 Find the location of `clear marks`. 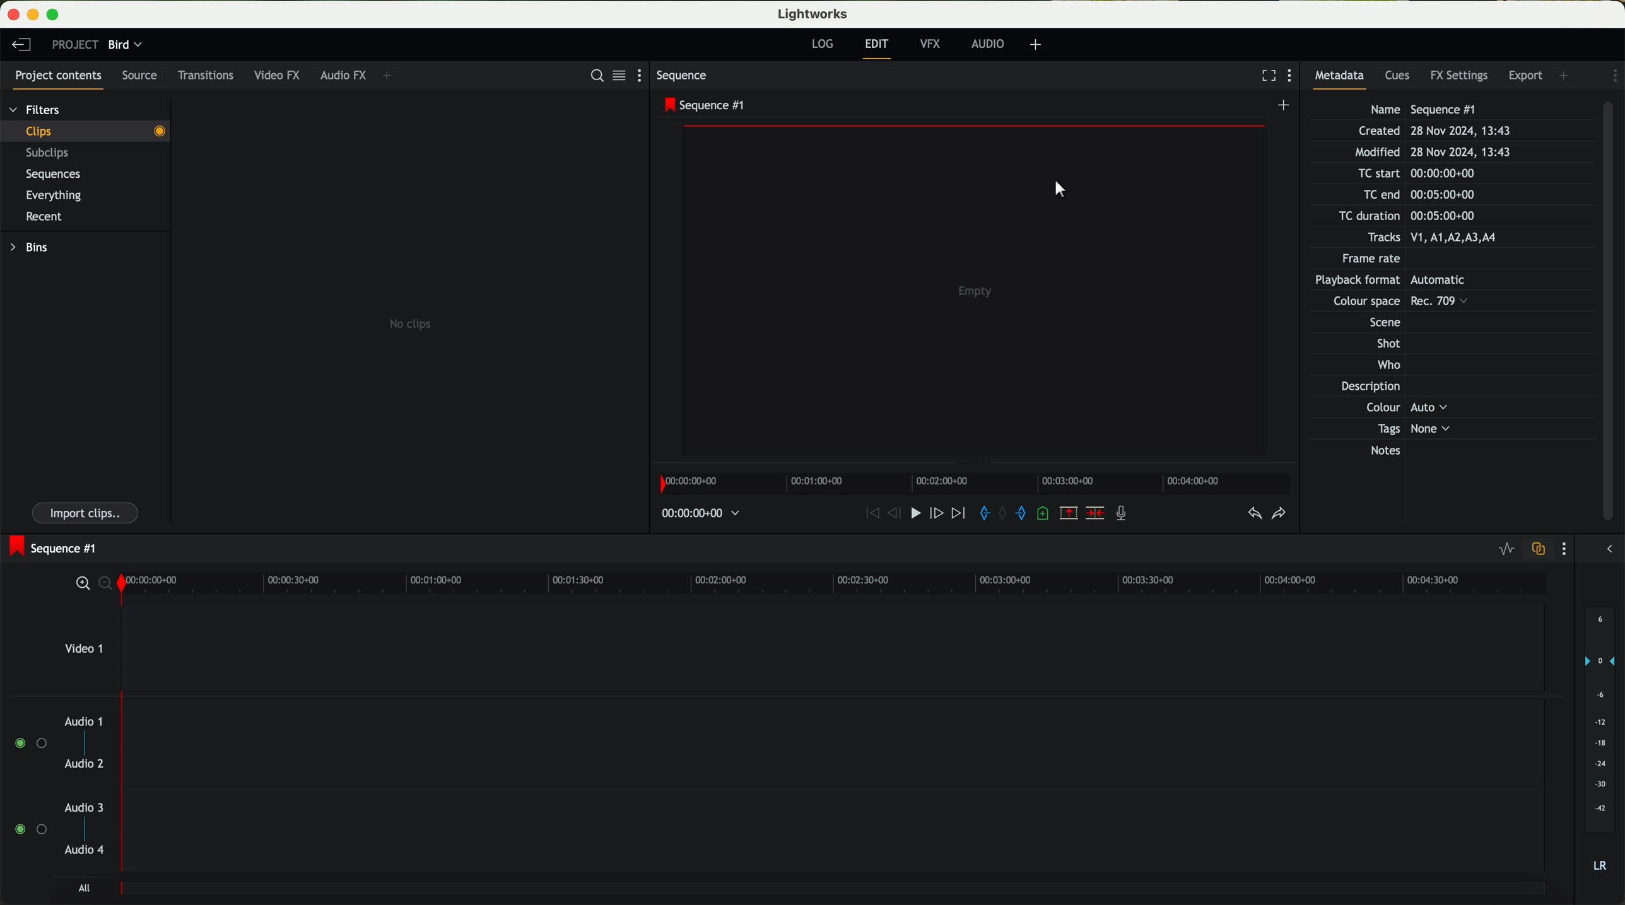

clear marks is located at coordinates (1007, 514).